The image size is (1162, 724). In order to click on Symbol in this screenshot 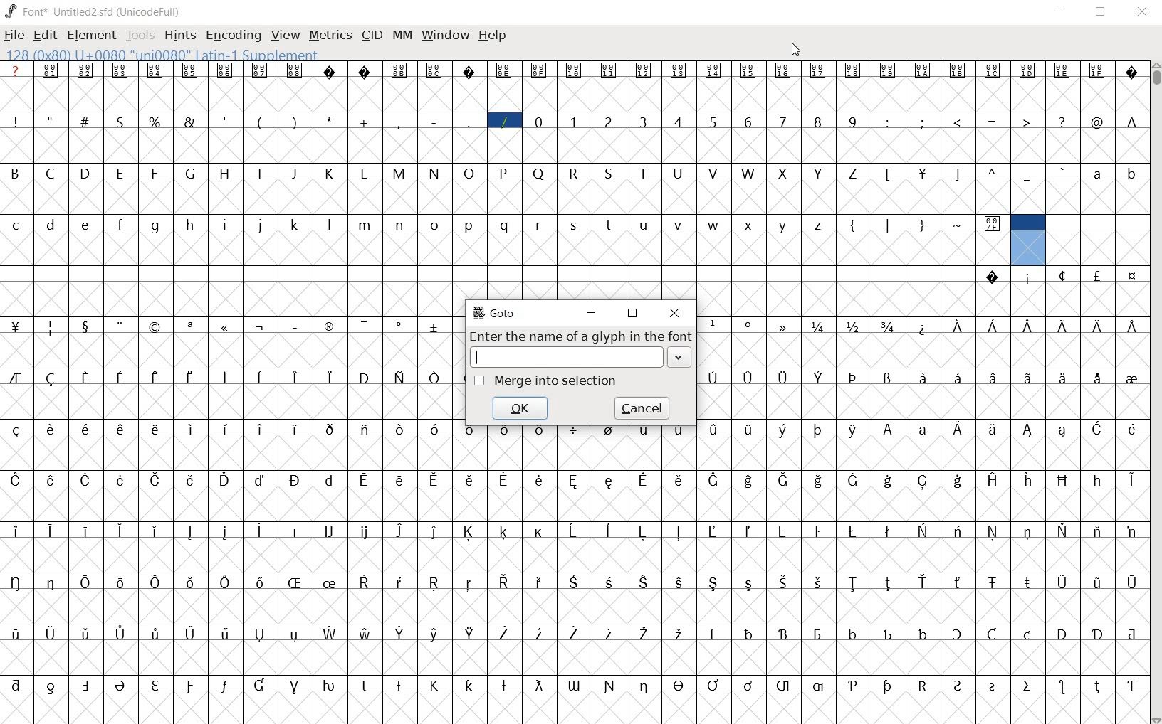, I will do `click(854, 326)`.